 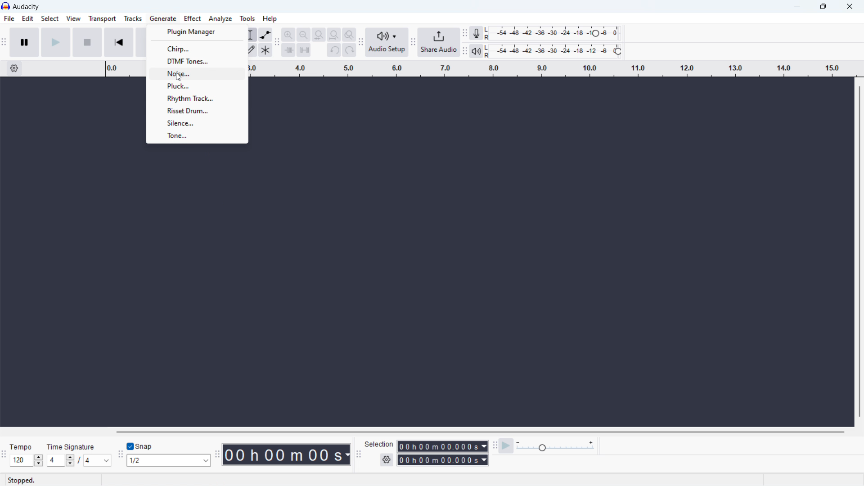 What do you see at coordinates (558, 51) in the screenshot?
I see `playback level` at bounding box center [558, 51].